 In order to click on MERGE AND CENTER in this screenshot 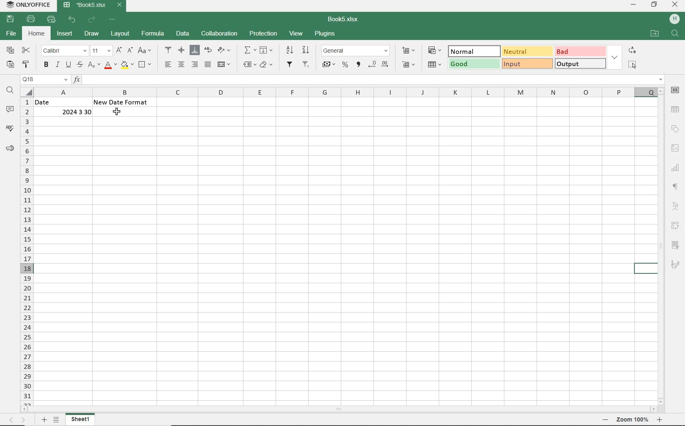, I will do `click(225, 64)`.